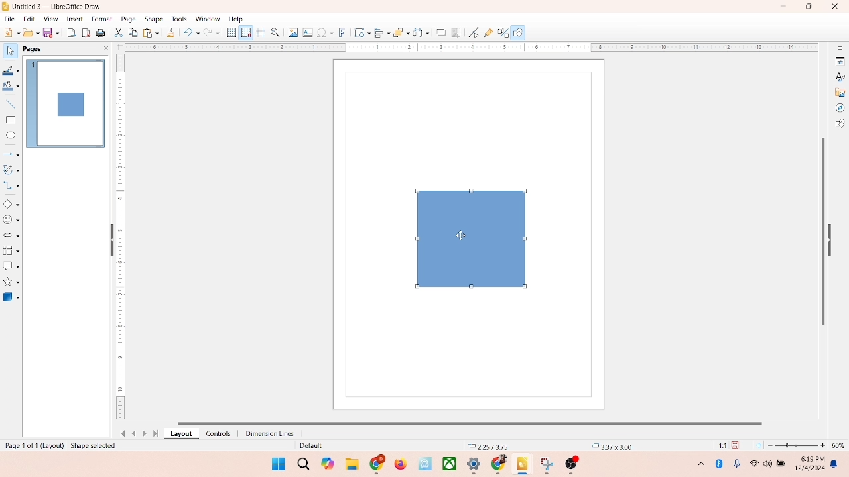 This screenshot has width=849, height=477. I want to click on show grid, so click(231, 33).